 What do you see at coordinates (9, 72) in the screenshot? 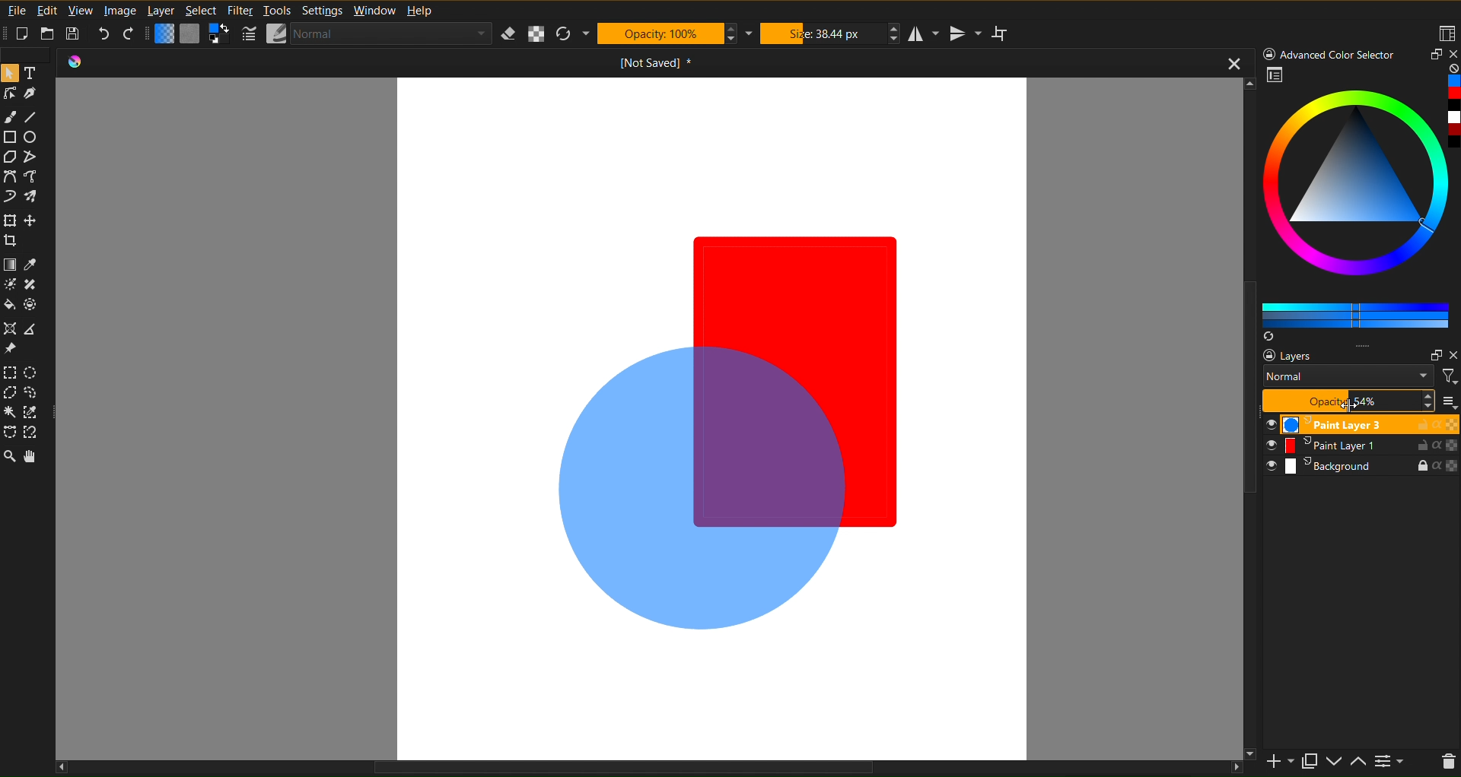
I see `Mouse` at bounding box center [9, 72].